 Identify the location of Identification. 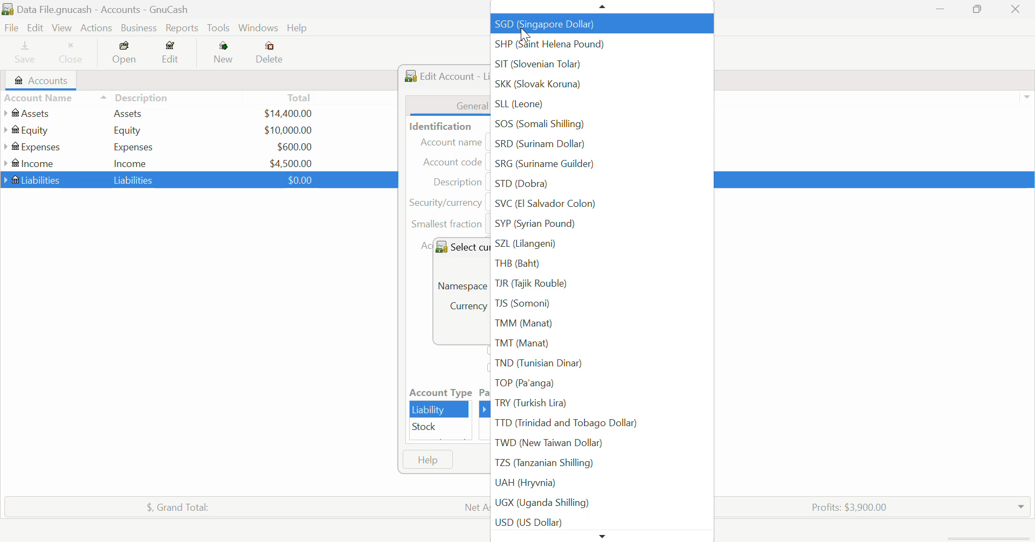
(438, 126).